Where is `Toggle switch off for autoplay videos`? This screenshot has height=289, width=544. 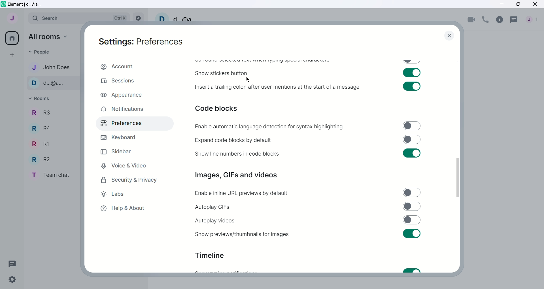 Toggle switch off for autoplay videos is located at coordinates (412, 220).